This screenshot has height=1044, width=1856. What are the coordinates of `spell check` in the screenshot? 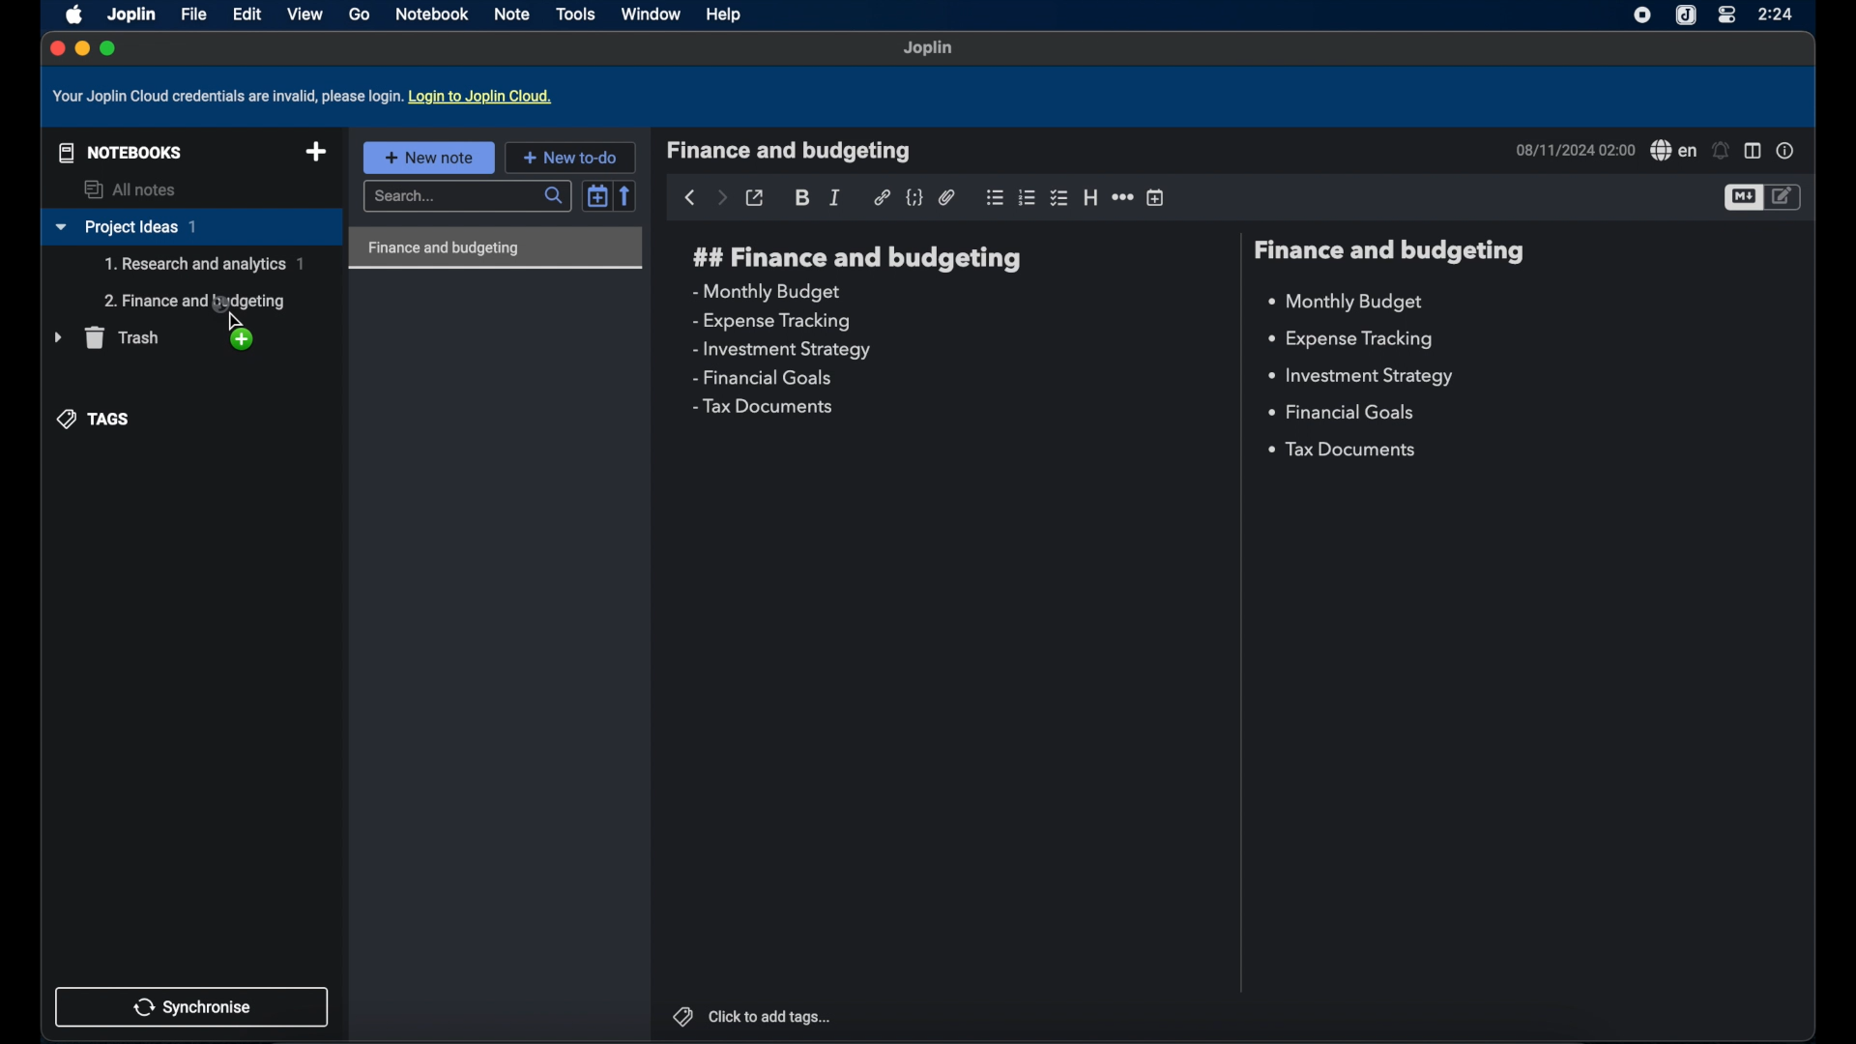 It's located at (1672, 151).